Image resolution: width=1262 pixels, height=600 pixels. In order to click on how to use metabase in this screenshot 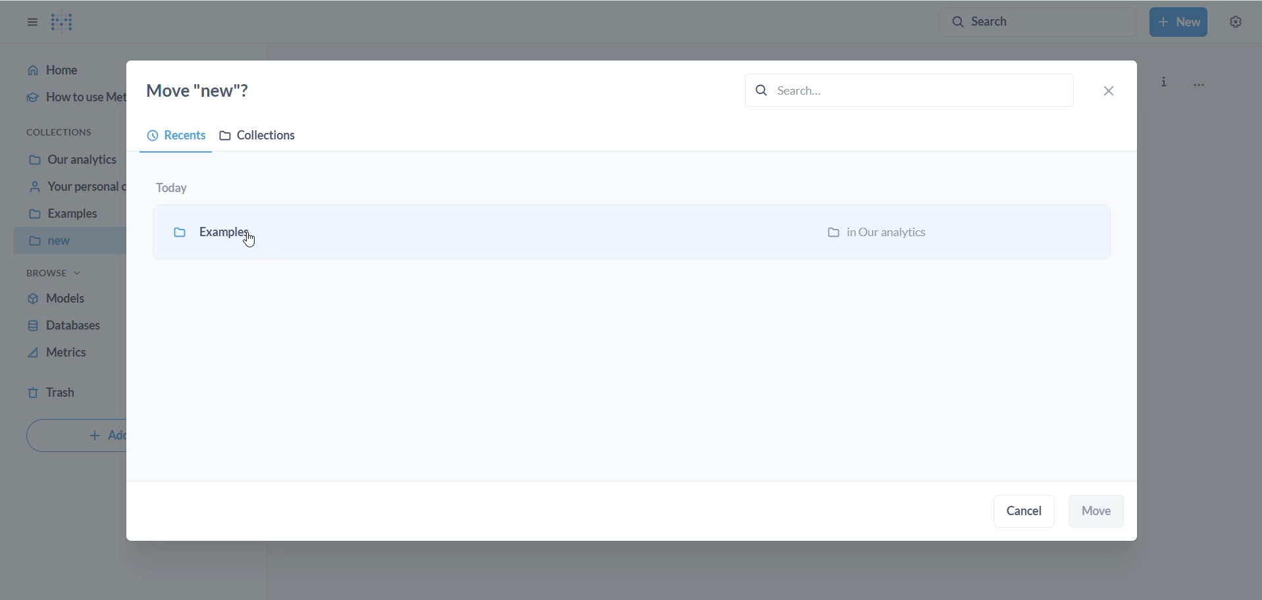, I will do `click(66, 102)`.